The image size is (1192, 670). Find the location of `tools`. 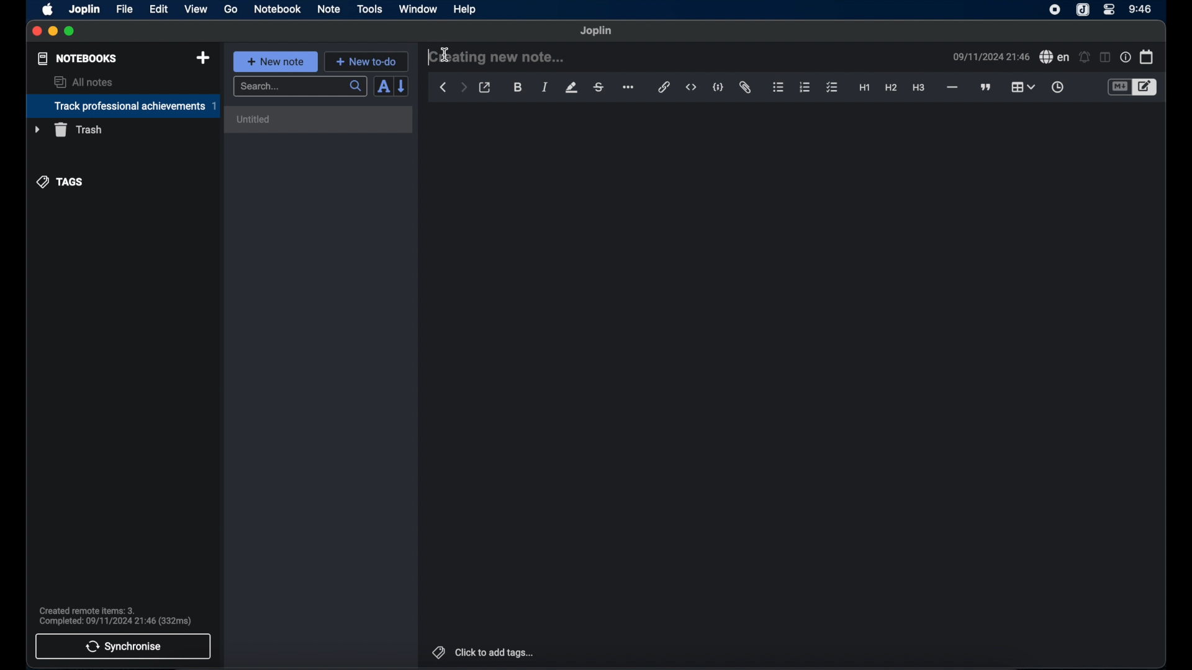

tools is located at coordinates (370, 9).